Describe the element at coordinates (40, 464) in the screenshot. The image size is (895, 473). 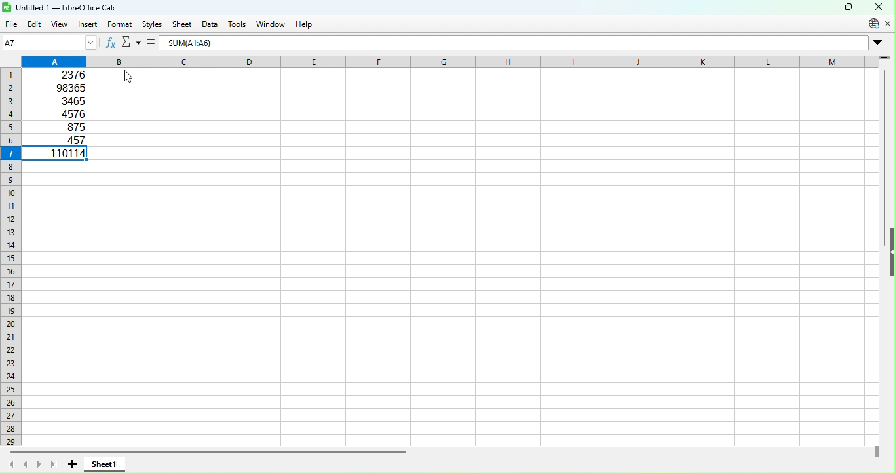
I see `Scroll to next sheet` at that location.